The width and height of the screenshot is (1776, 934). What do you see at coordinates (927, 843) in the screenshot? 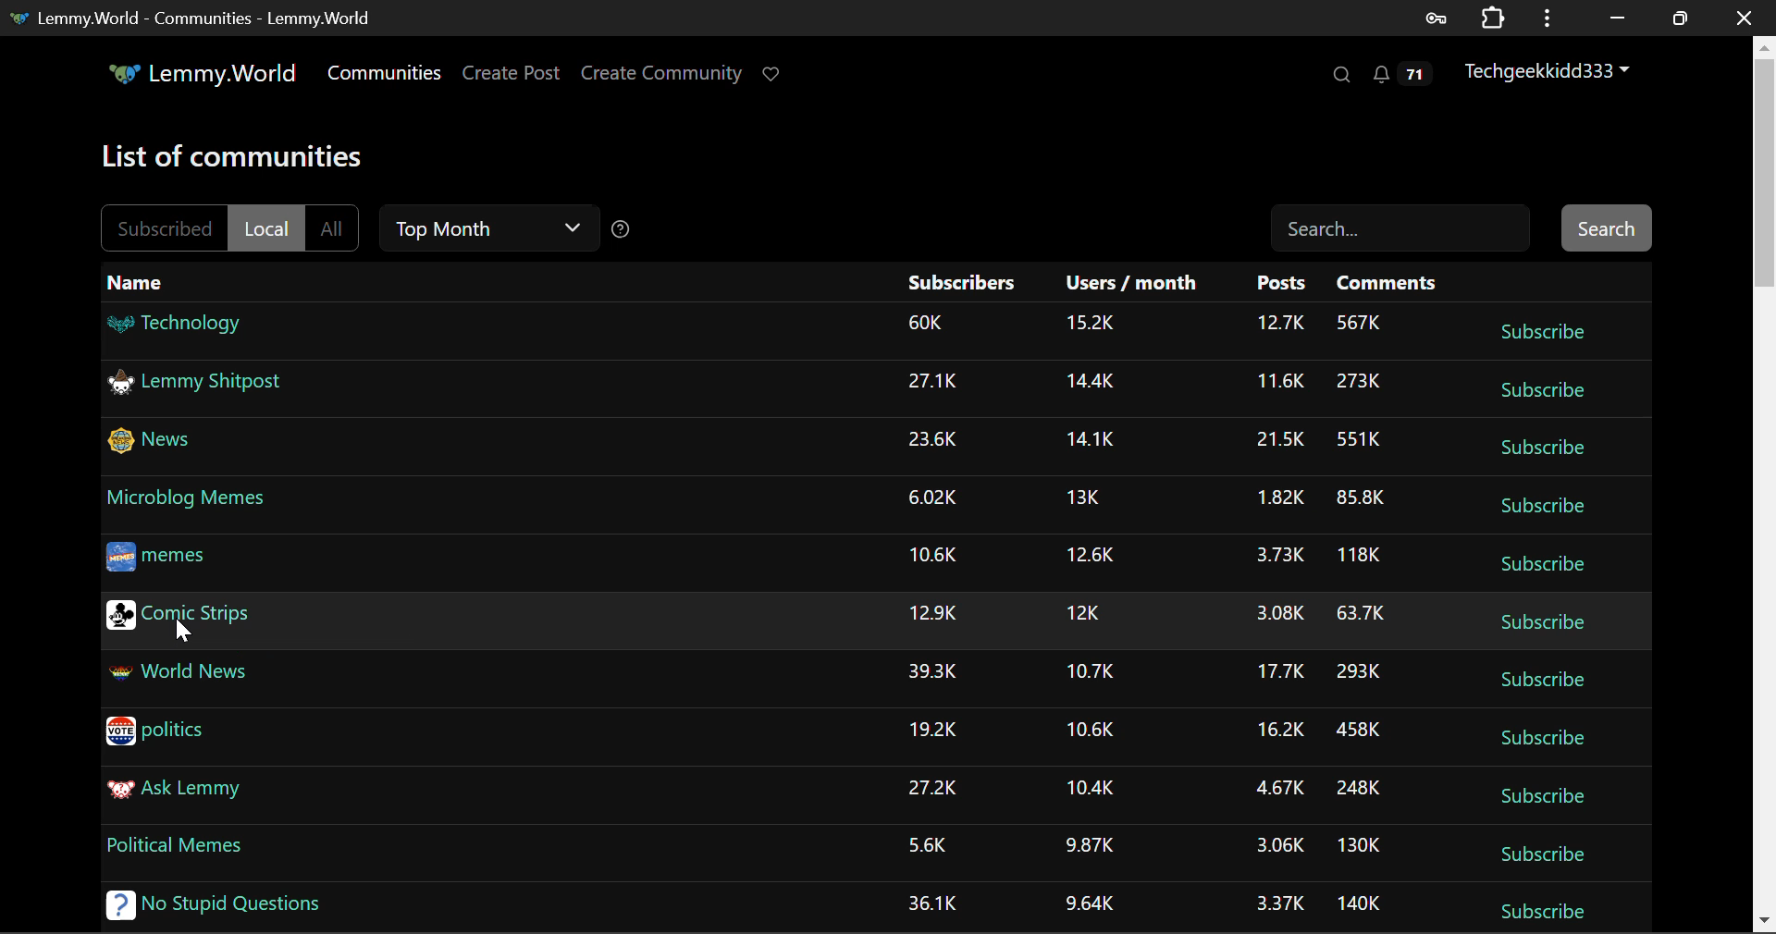
I see `5.6K` at bounding box center [927, 843].